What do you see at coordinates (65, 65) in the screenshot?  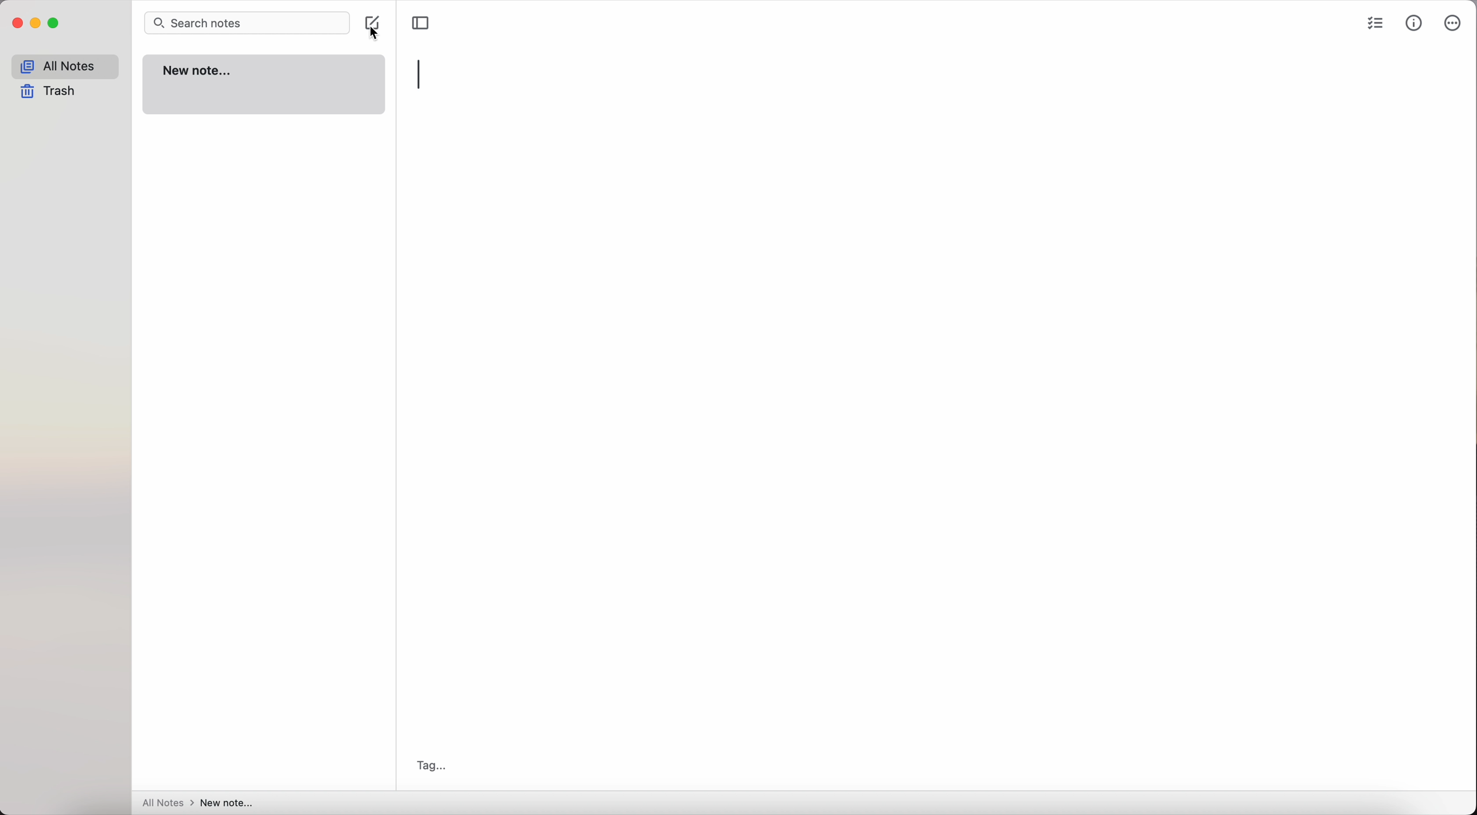 I see `all notes` at bounding box center [65, 65].